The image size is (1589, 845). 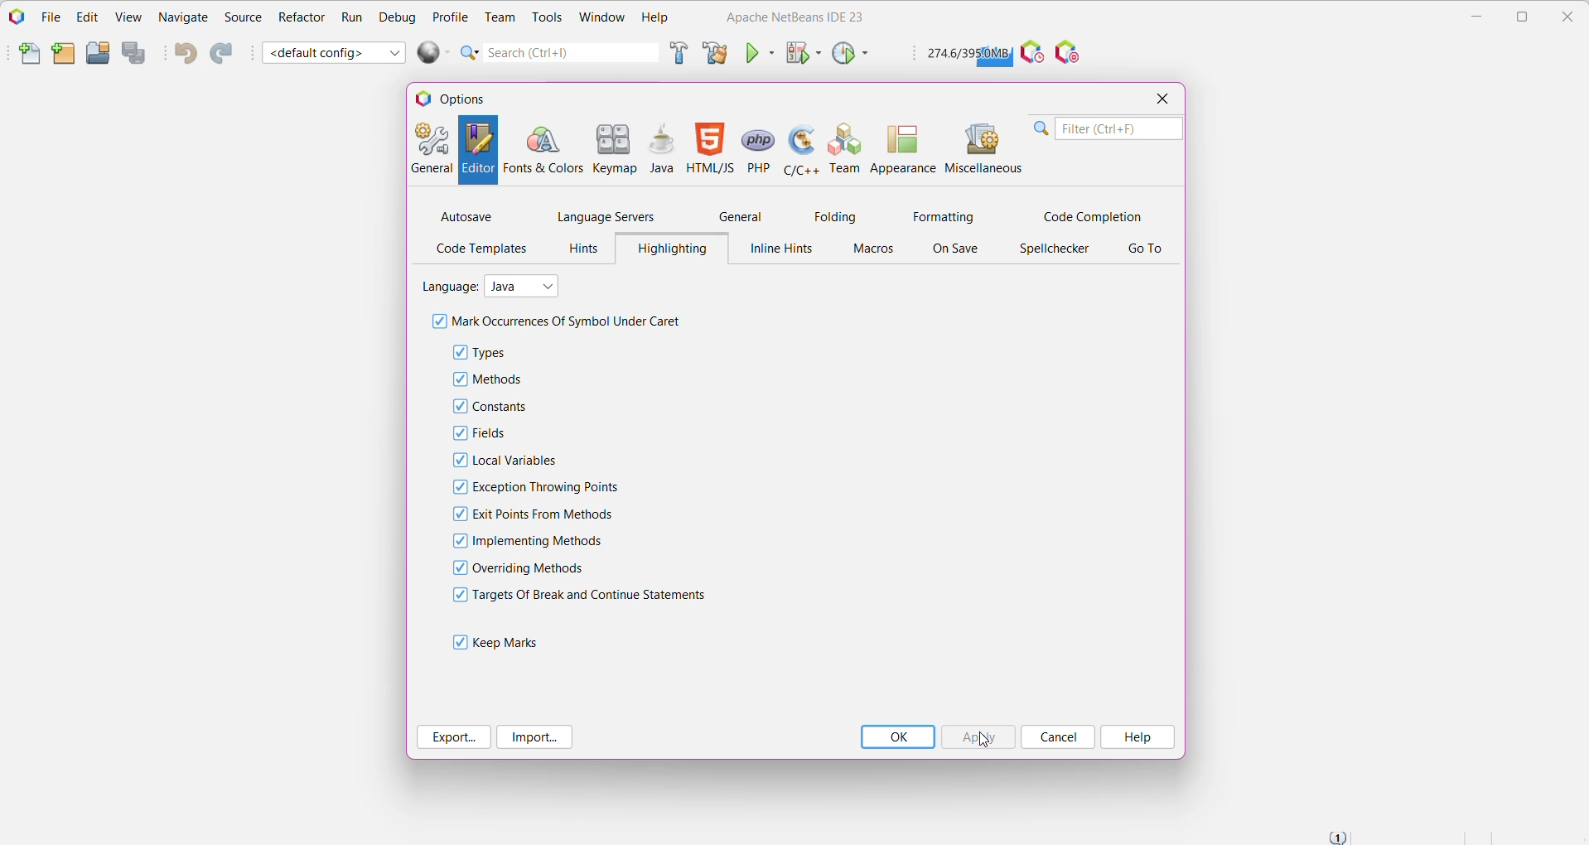 I want to click on Code Templates, so click(x=481, y=250).